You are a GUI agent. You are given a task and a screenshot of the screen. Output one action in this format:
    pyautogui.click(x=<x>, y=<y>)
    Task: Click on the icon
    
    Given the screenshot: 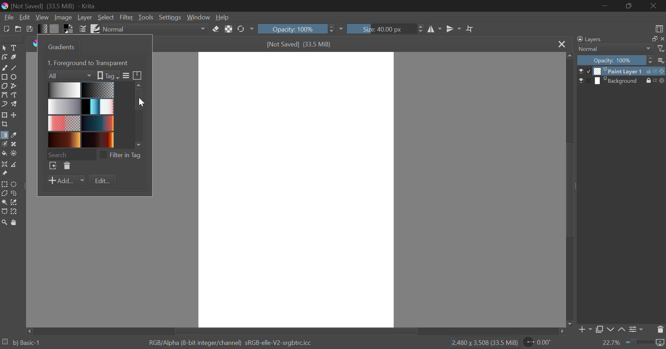 What is the action you would take?
    pyautogui.click(x=660, y=71)
    